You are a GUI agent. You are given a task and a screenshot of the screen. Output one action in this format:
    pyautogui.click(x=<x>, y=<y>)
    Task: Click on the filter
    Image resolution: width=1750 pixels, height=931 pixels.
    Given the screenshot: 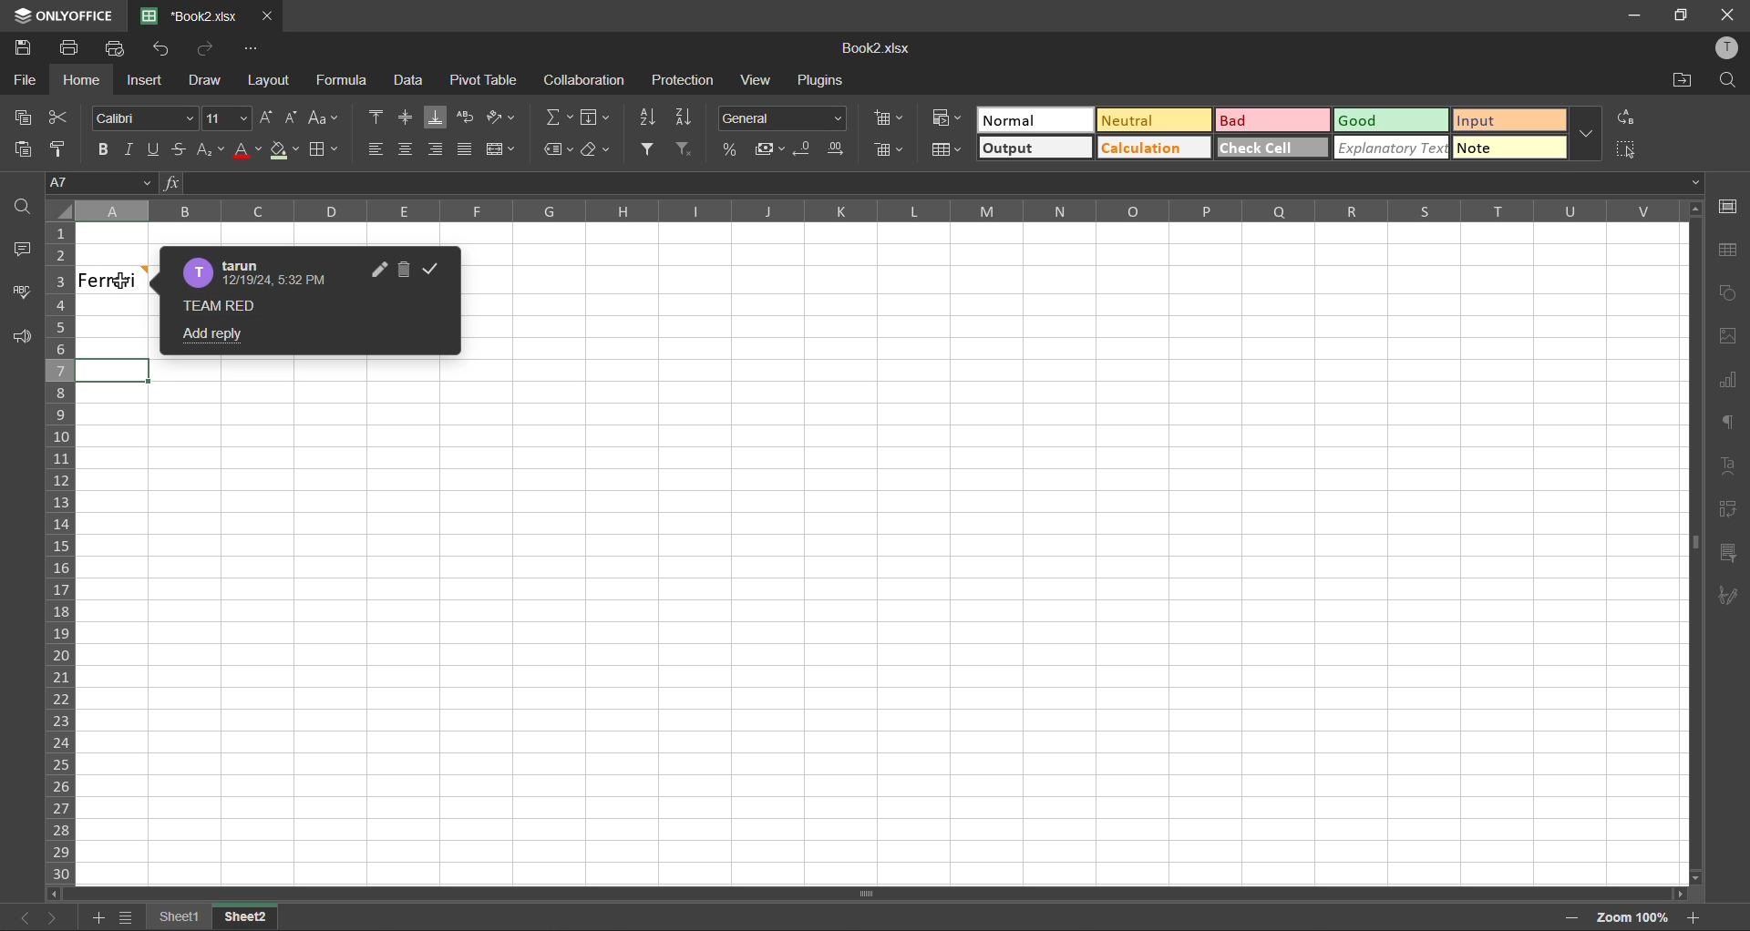 What is the action you would take?
    pyautogui.click(x=649, y=150)
    